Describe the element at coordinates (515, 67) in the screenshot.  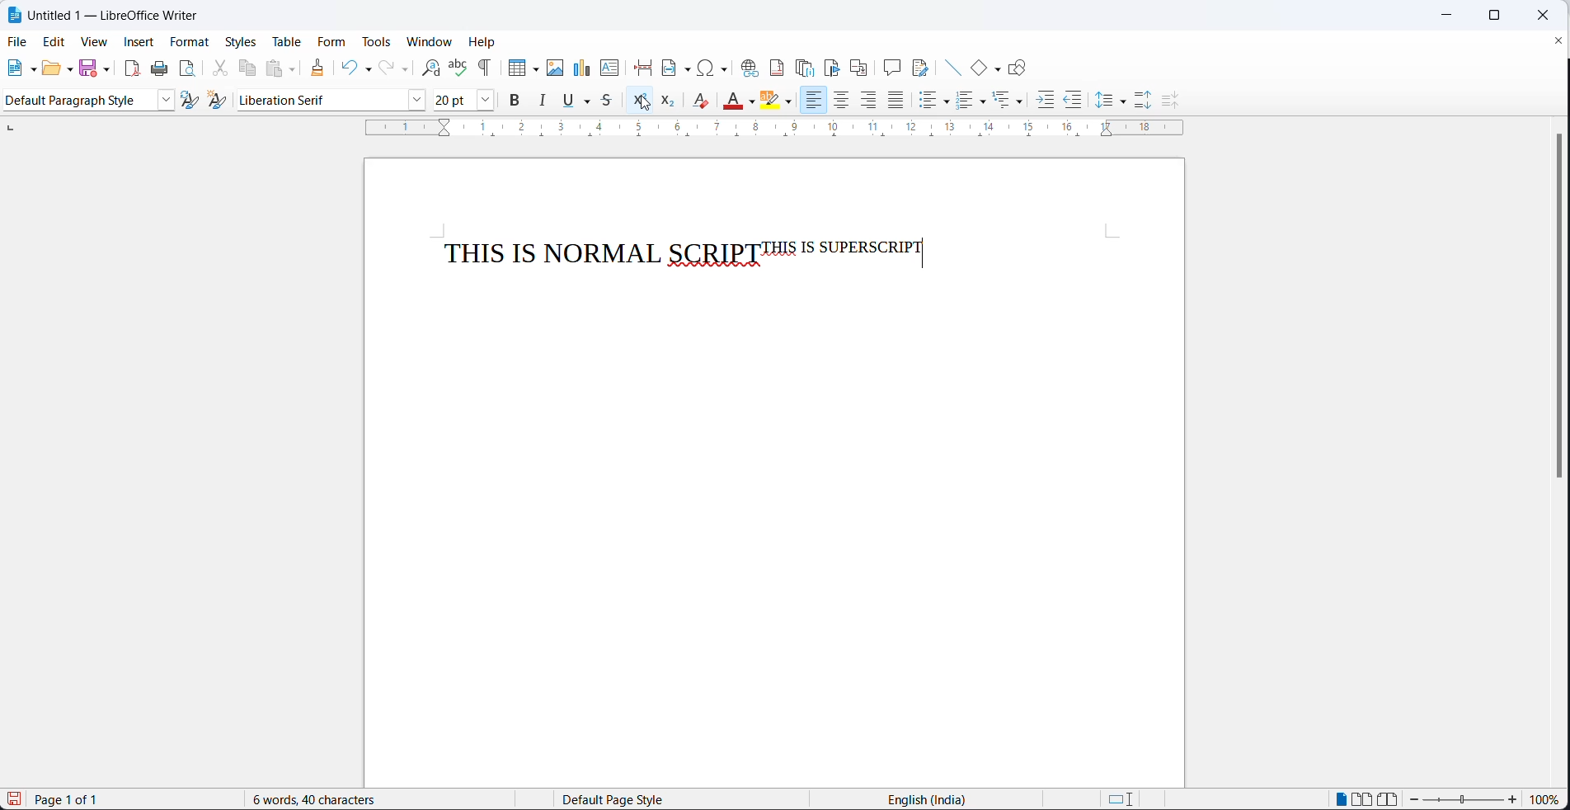
I see `insert table` at that location.